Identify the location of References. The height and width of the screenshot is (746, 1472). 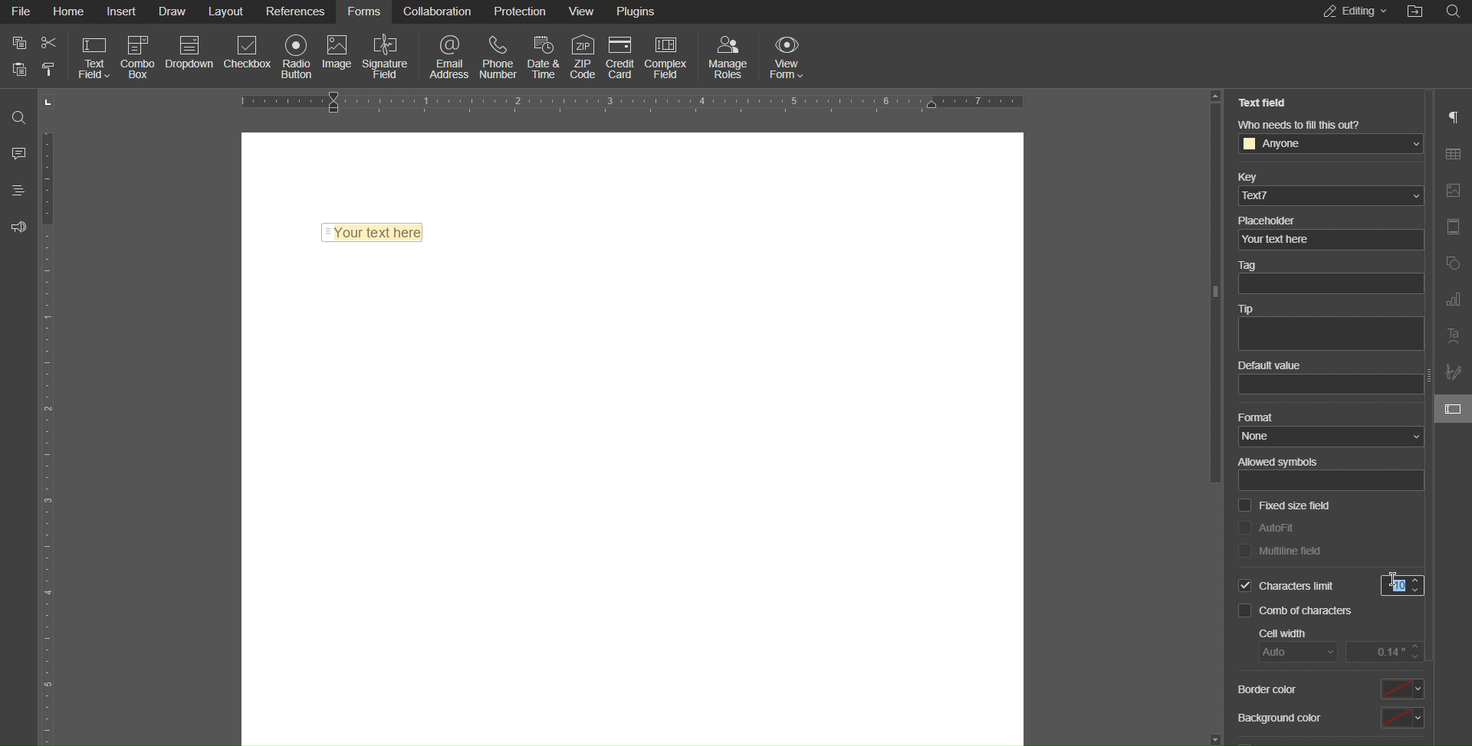
(297, 11).